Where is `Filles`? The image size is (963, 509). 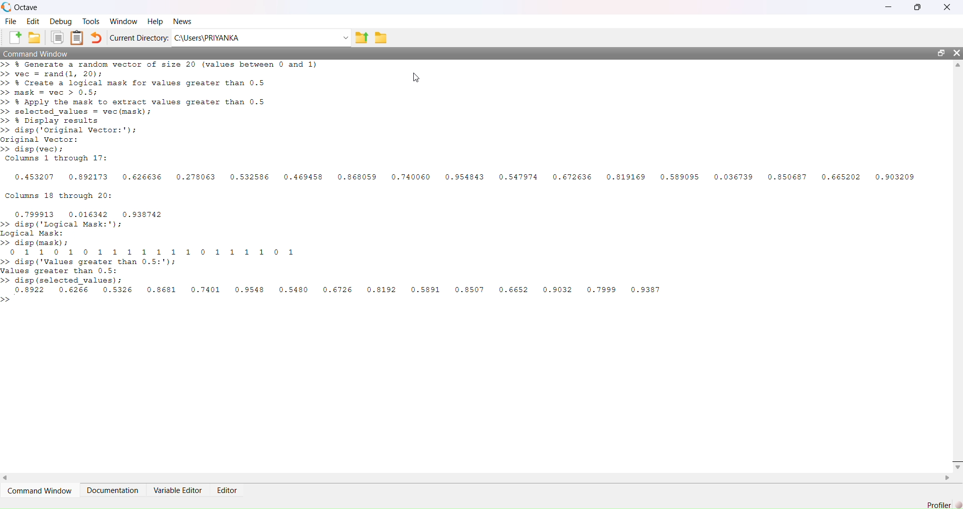 Filles is located at coordinates (58, 38).